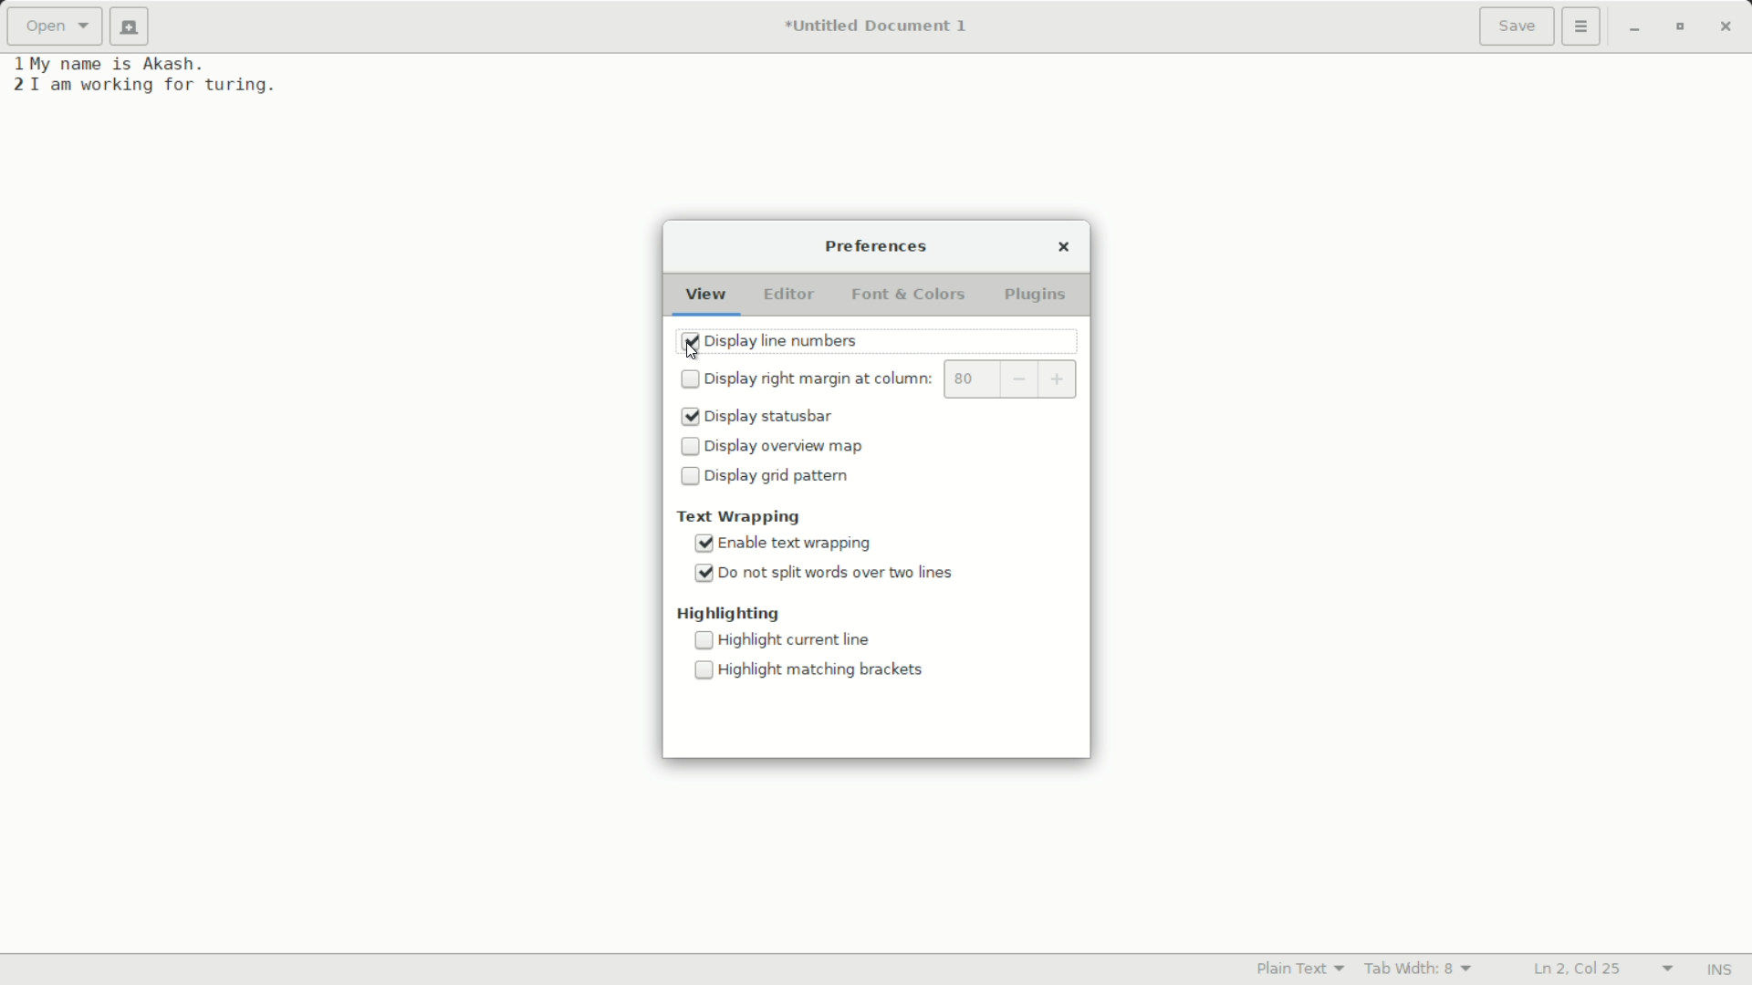 The width and height of the screenshot is (1752, 985). I want to click on open a file, so click(53, 25).